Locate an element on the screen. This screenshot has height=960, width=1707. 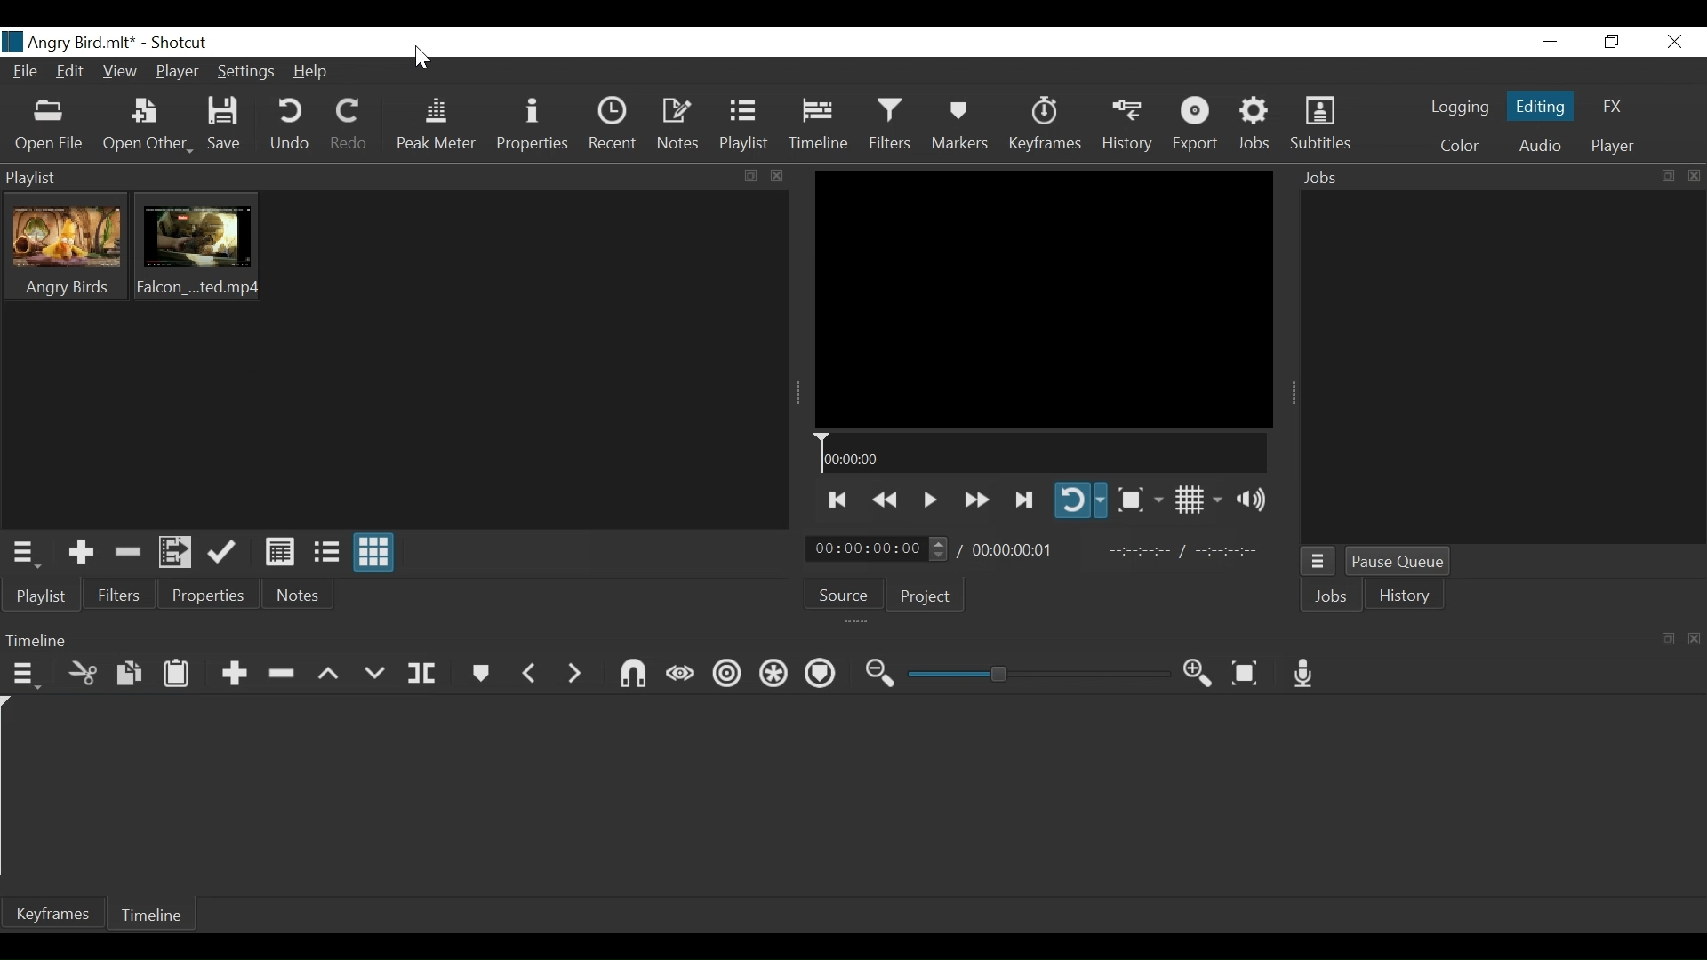
close is located at coordinates (1695, 176).